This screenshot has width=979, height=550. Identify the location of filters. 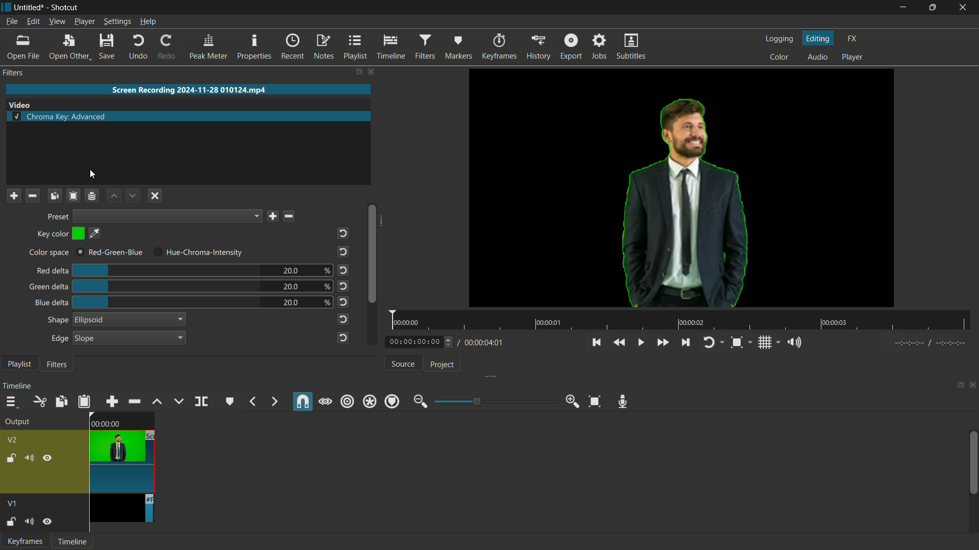
(424, 47).